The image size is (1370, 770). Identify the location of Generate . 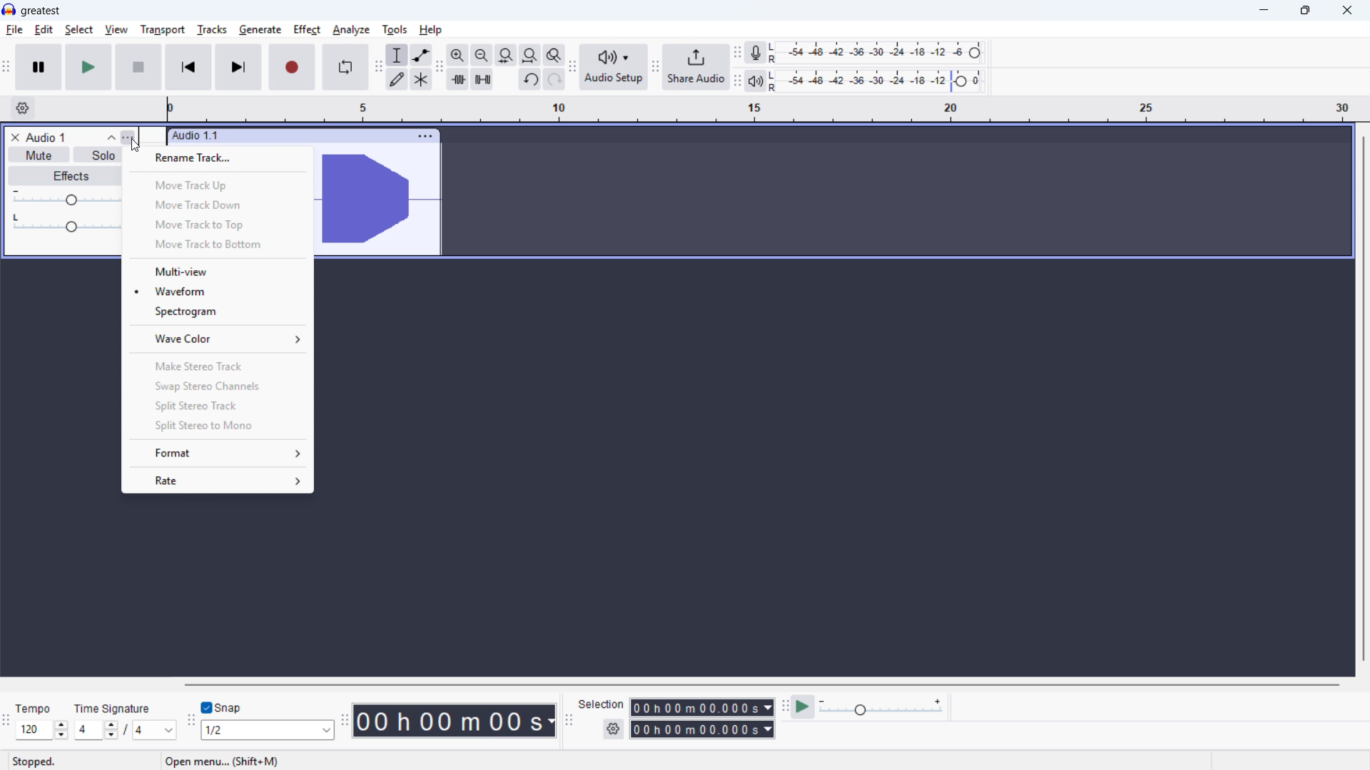
(260, 30).